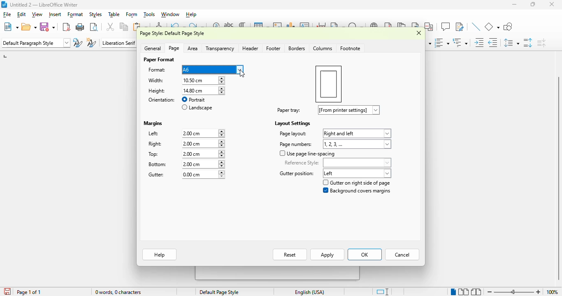 The width and height of the screenshot is (562, 296). Describe the element at coordinates (7, 14) in the screenshot. I see `file` at that location.